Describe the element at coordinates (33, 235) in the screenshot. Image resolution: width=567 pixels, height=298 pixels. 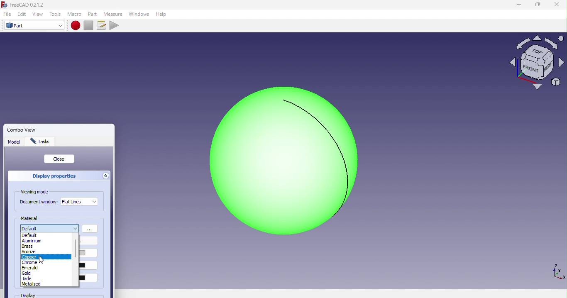
I see `Default` at that location.